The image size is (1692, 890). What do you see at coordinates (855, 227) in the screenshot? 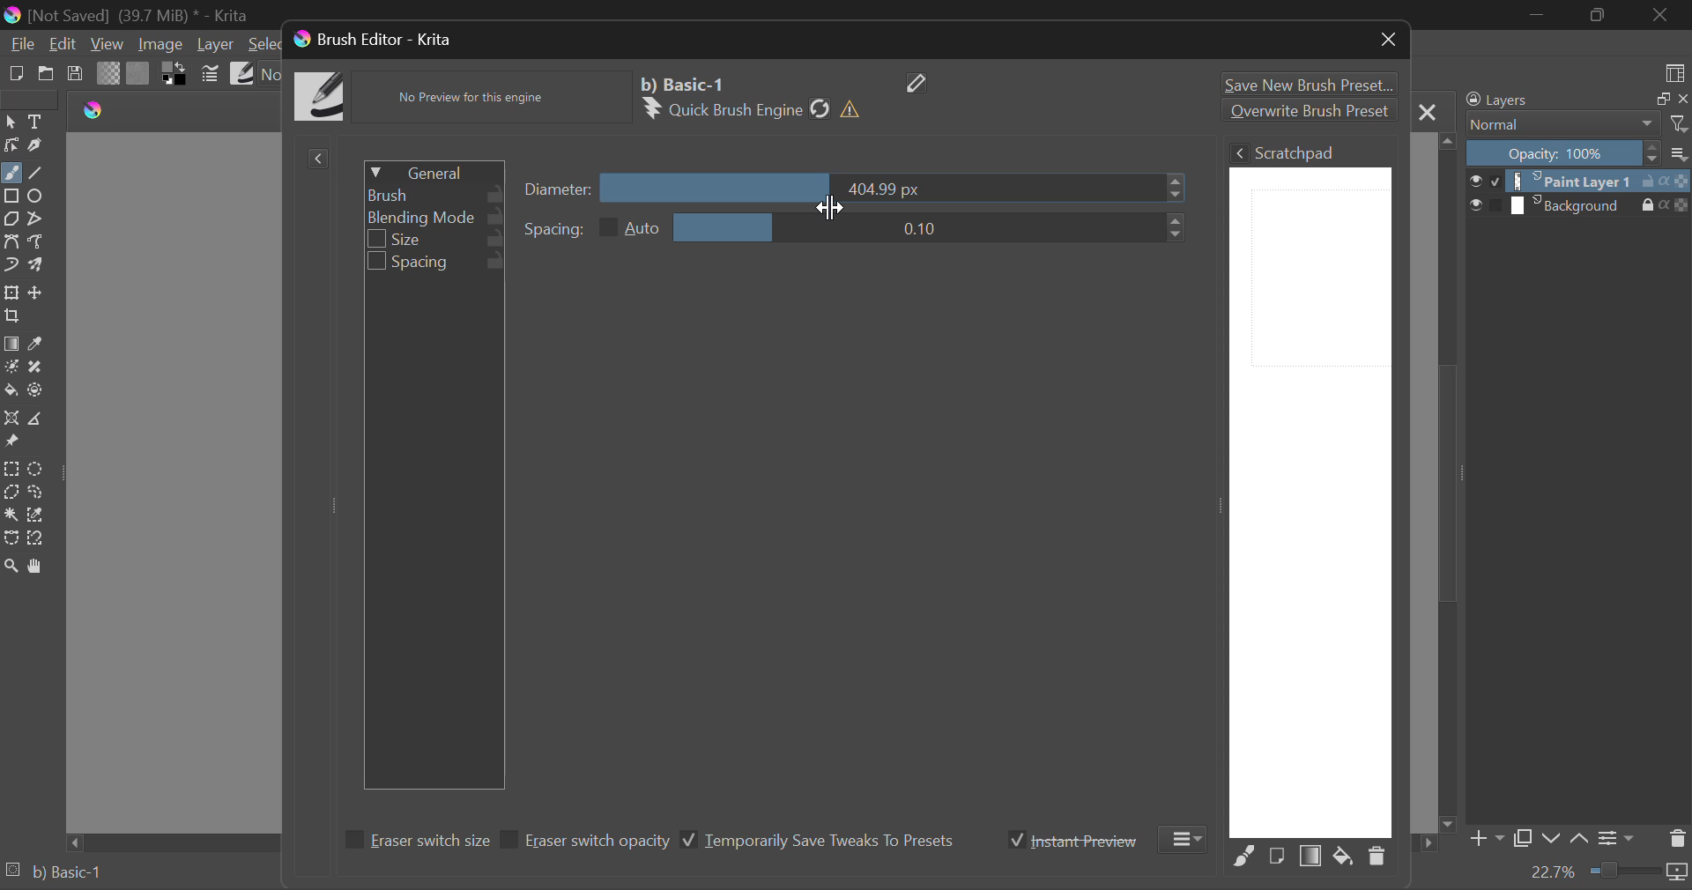
I see `Spacing` at bounding box center [855, 227].